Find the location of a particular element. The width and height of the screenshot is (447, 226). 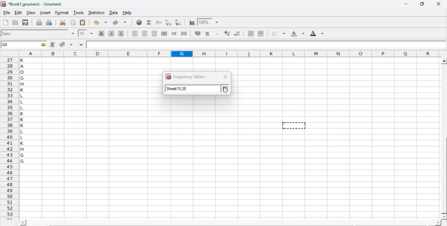

insert chart is located at coordinates (192, 22).